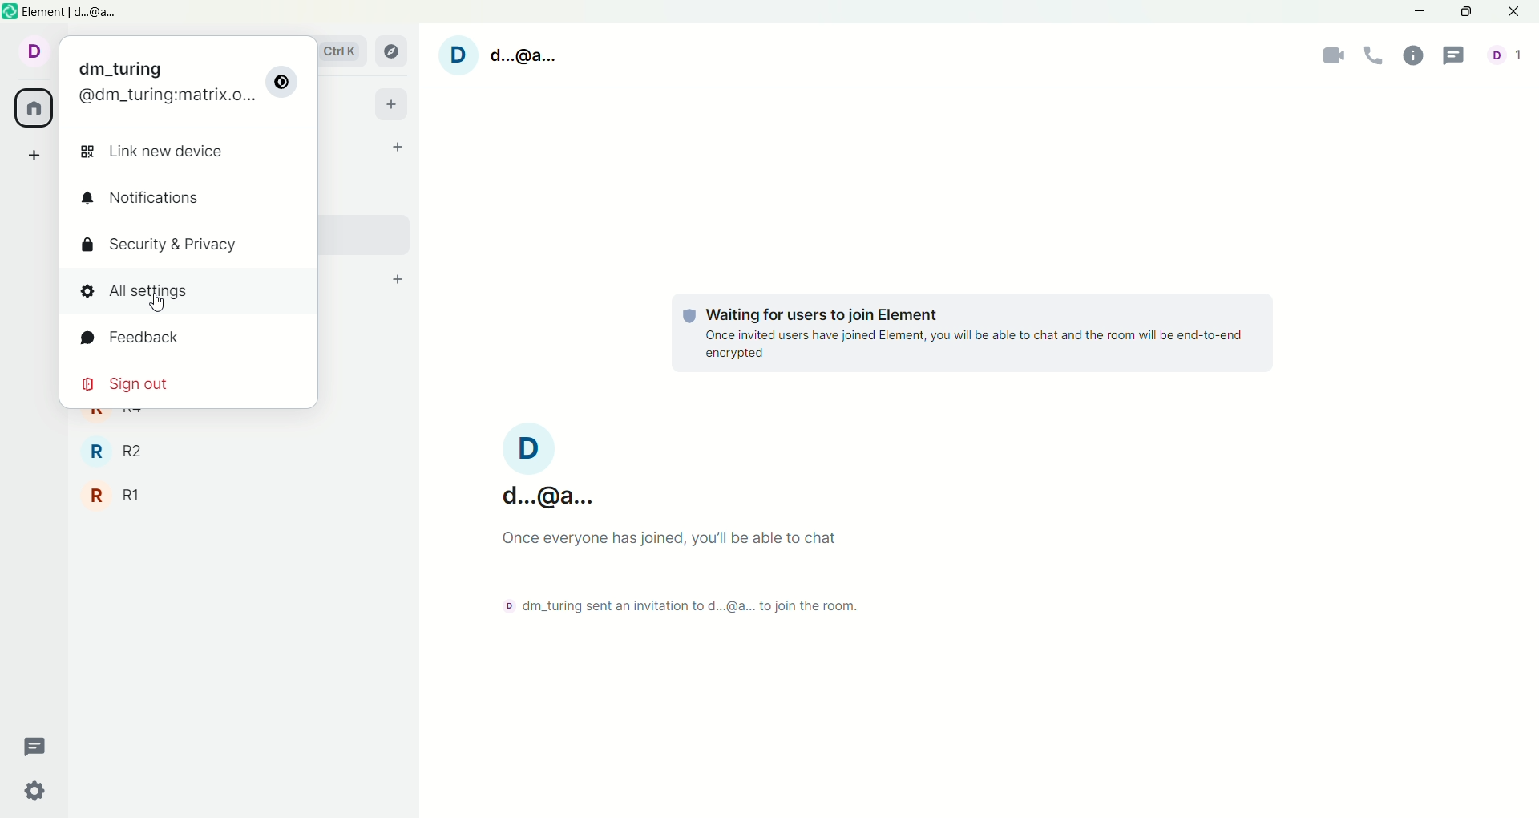 The width and height of the screenshot is (1539, 818). What do you see at coordinates (973, 332) in the screenshot?
I see `© Waiting for users to join Element
Once invited users have joined Element, you will be able to chat and the room will be end-to-end
encrypted` at bounding box center [973, 332].